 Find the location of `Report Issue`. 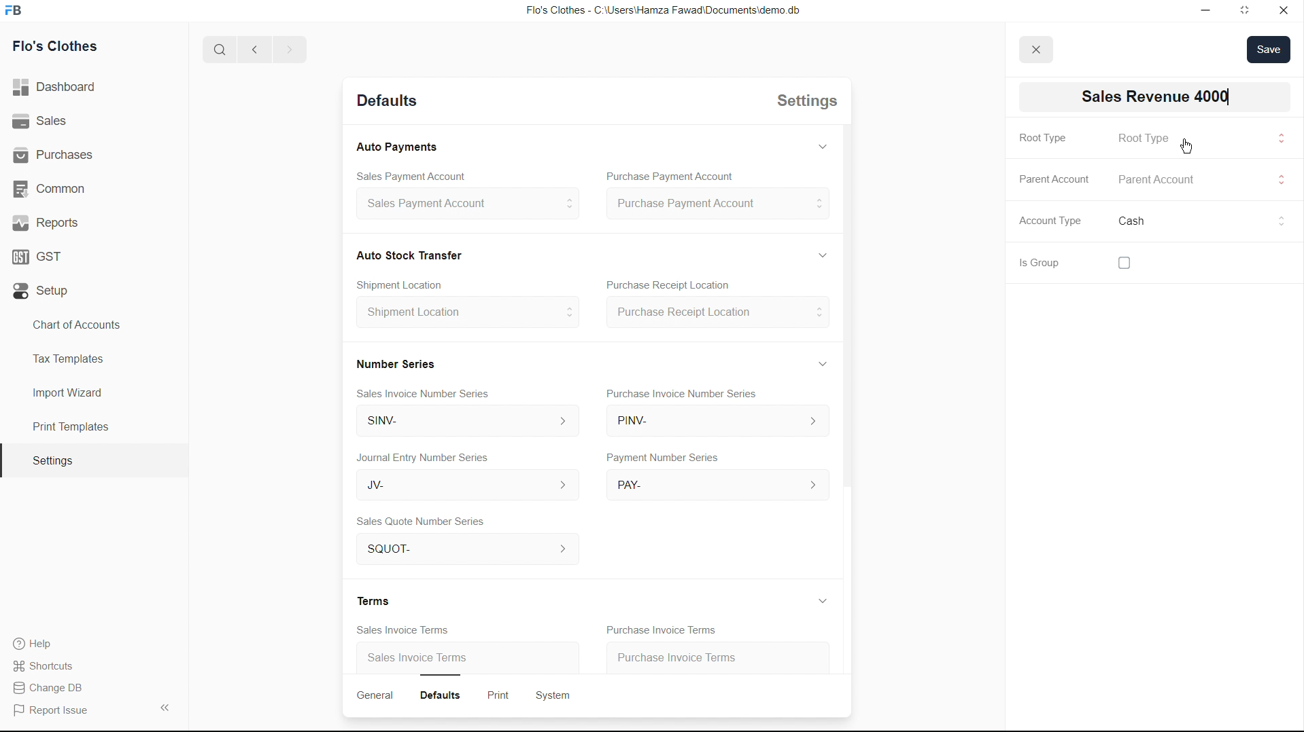

Report Issue is located at coordinates (55, 711).